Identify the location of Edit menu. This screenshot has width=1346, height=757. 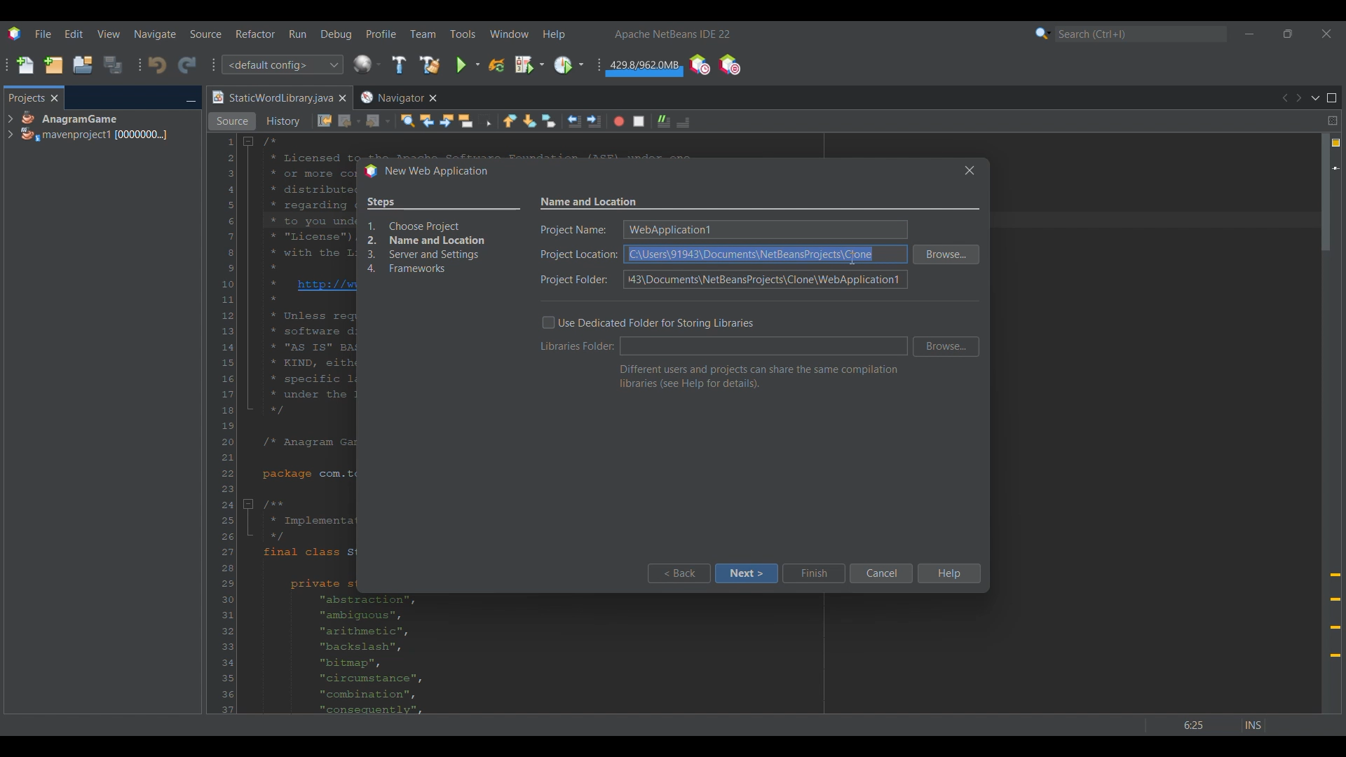
(74, 34).